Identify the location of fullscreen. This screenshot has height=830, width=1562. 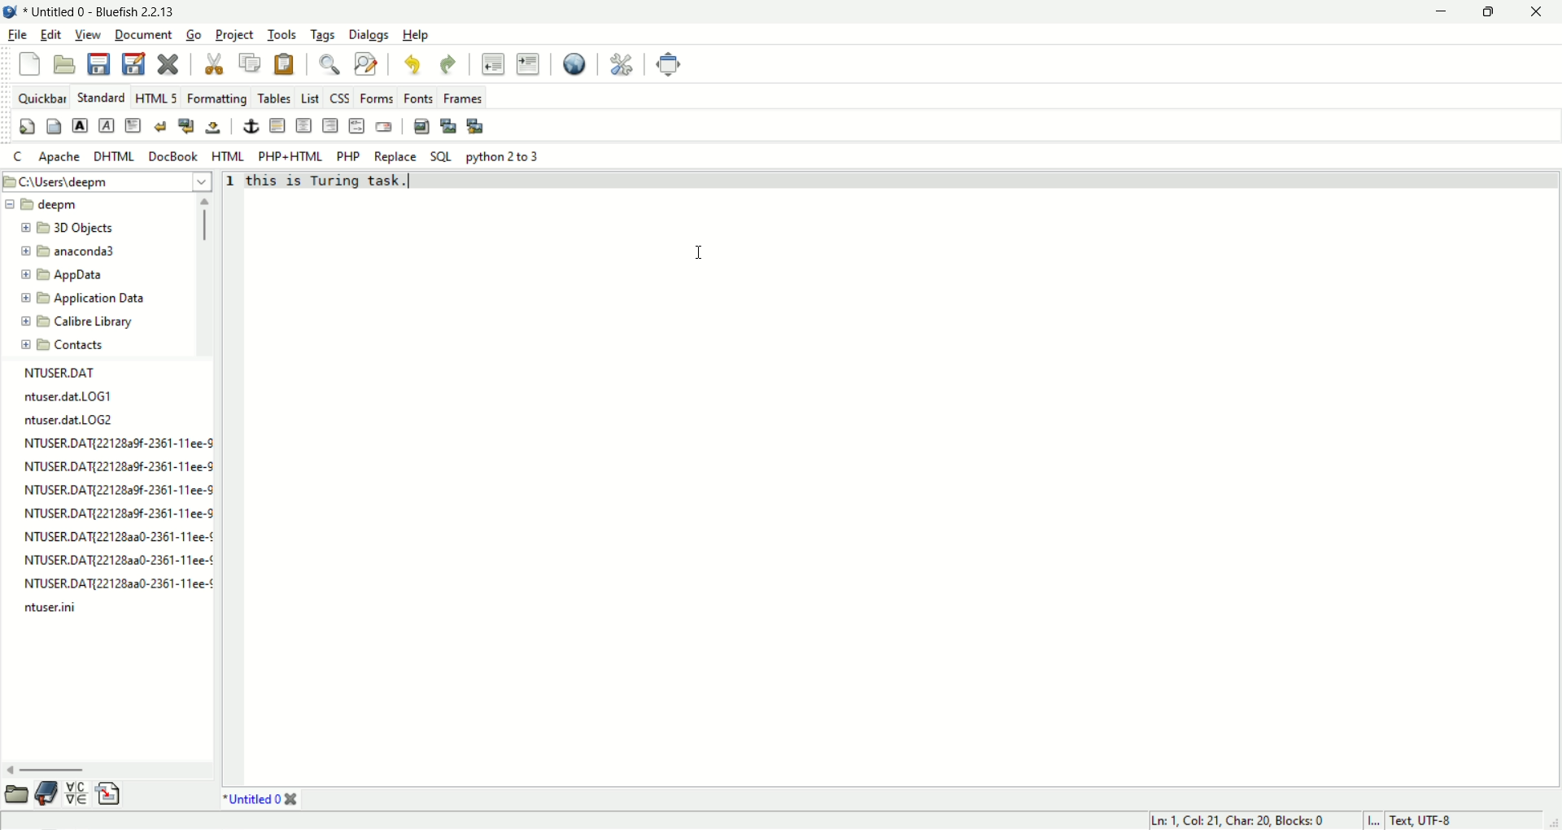
(670, 64).